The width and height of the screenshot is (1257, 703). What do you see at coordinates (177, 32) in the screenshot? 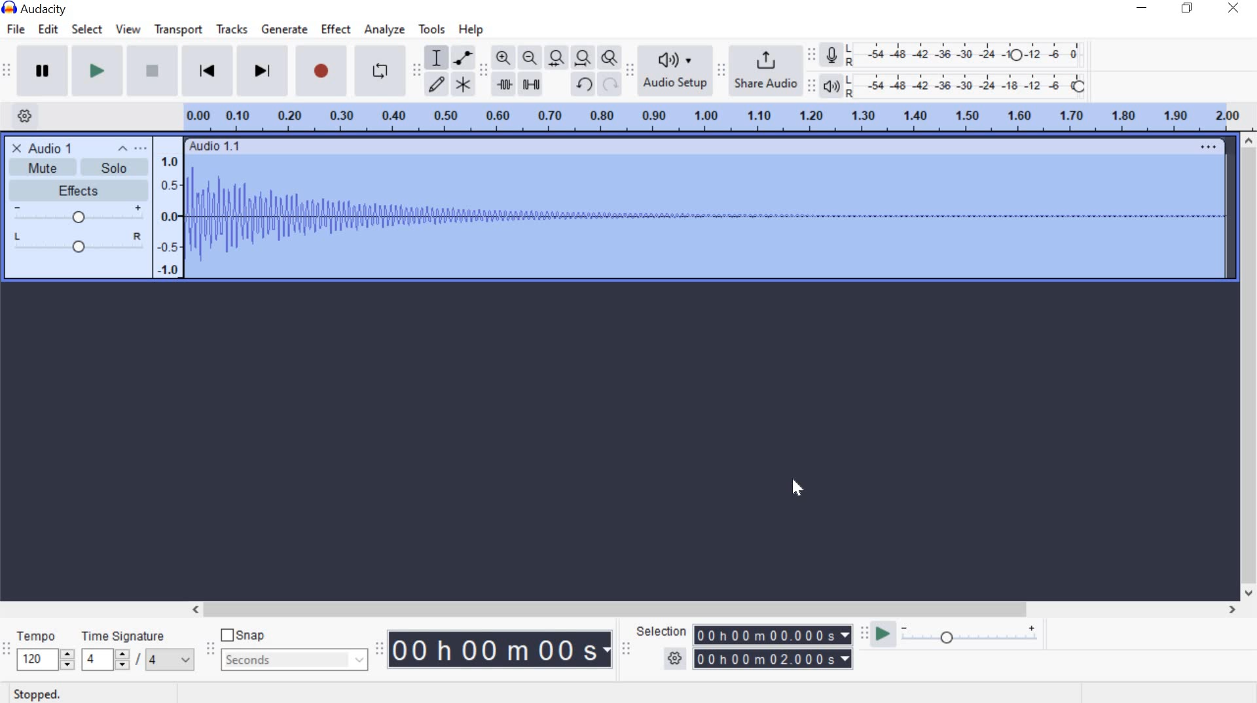
I see `transport` at bounding box center [177, 32].